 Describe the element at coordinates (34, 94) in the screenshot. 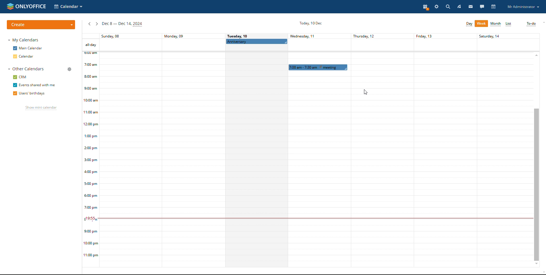

I see `users' birthdays` at that location.